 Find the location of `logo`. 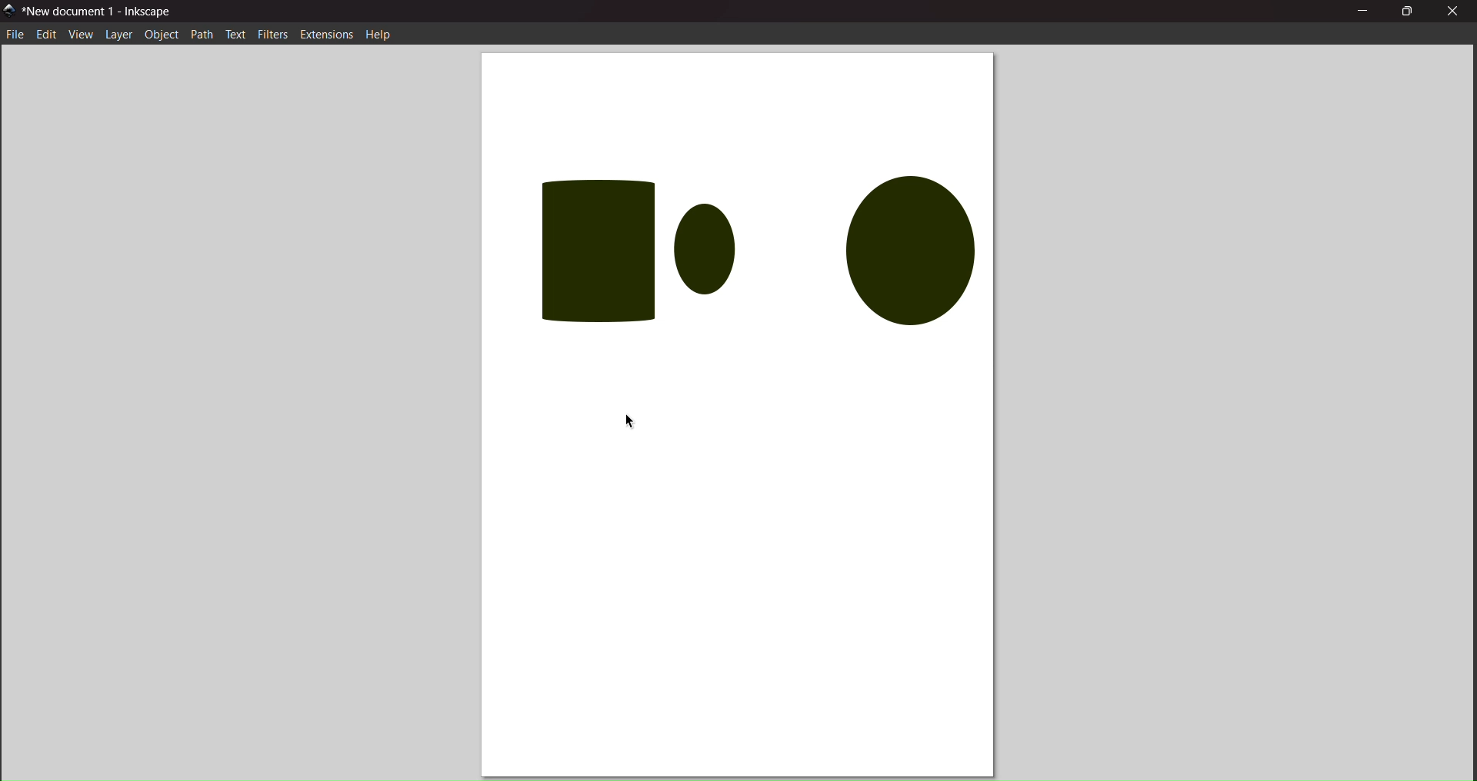

logo is located at coordinates (11, 10).